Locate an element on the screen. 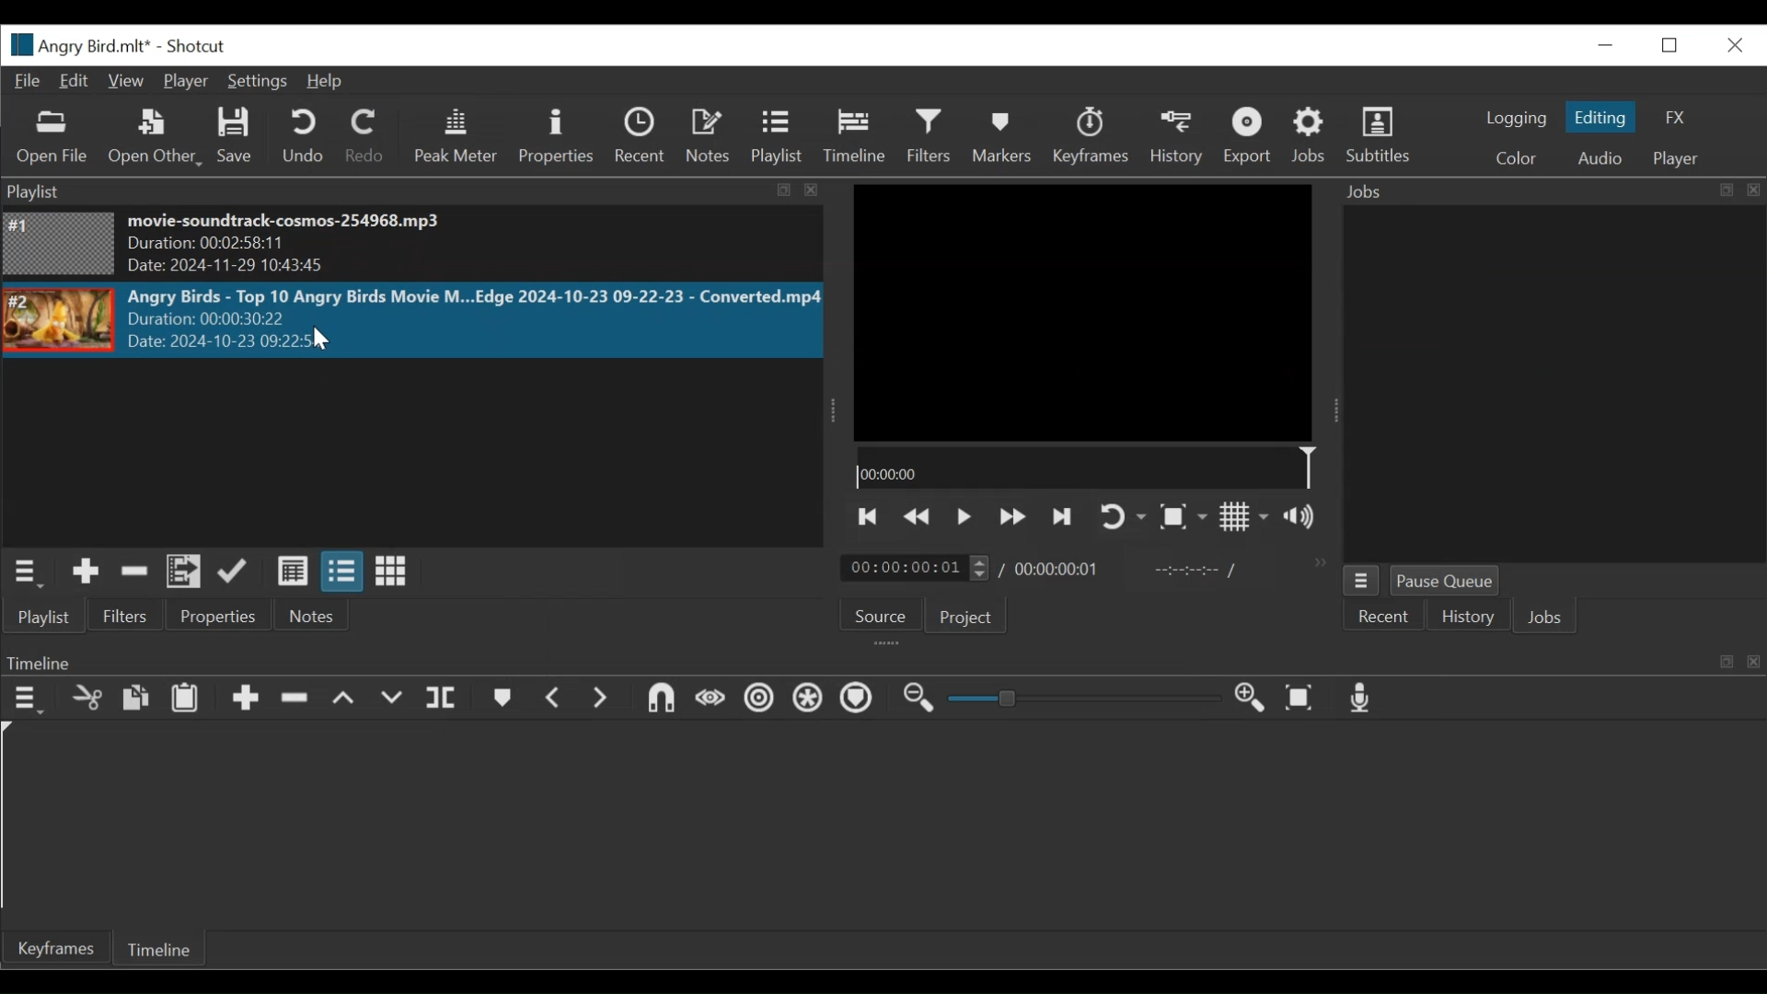 The height and width of the screenshot is (994, 1767). Timeline menu is located at coordinates (27, 700).